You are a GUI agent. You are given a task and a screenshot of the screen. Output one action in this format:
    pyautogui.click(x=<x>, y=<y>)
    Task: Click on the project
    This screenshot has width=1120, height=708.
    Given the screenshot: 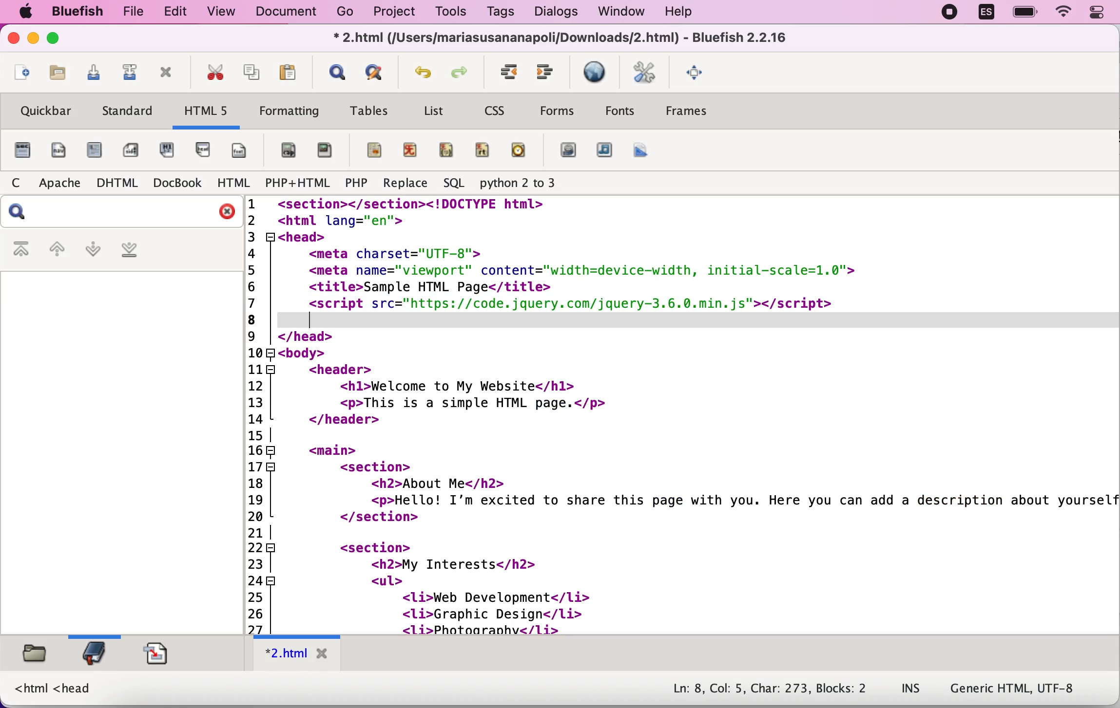 What is the action you would take?
    pyautogui.click(x=396, y=12)
    